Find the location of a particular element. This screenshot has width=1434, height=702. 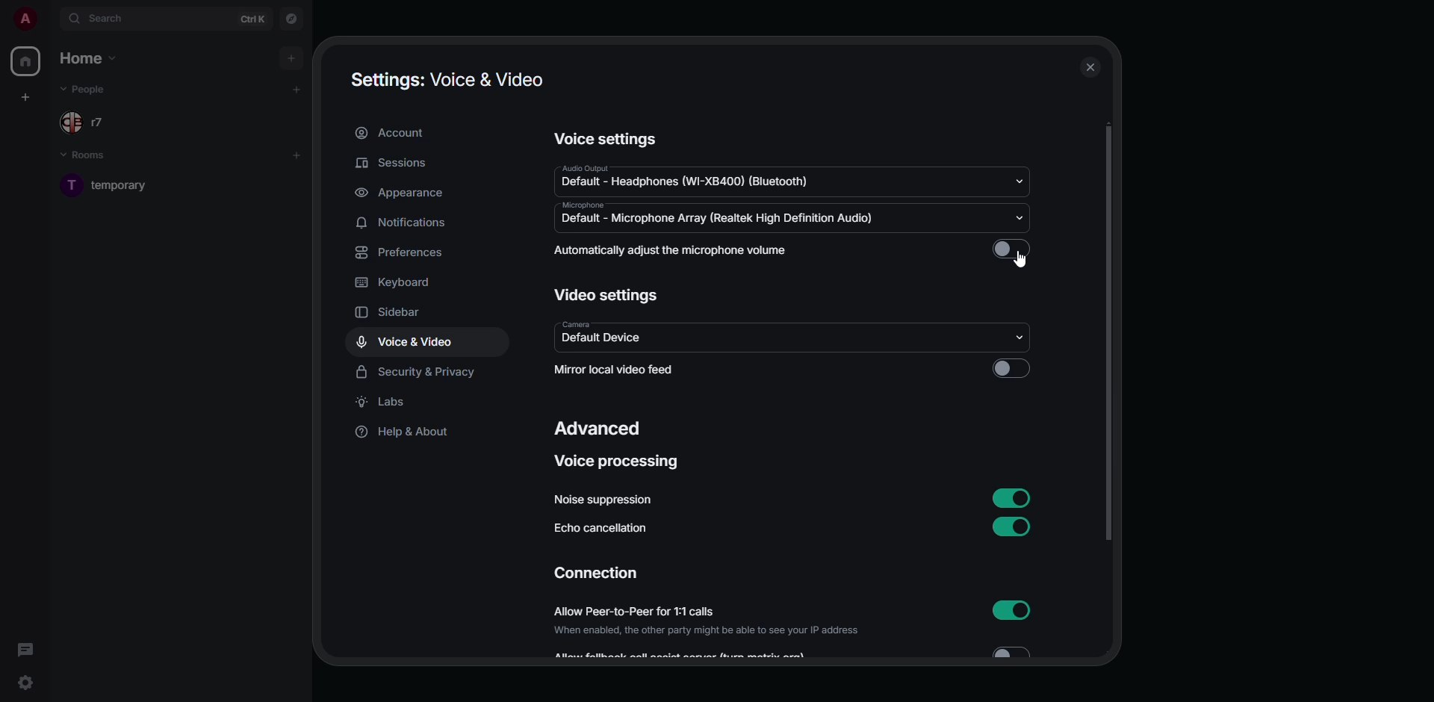

account is located at coordinates (393, 133).